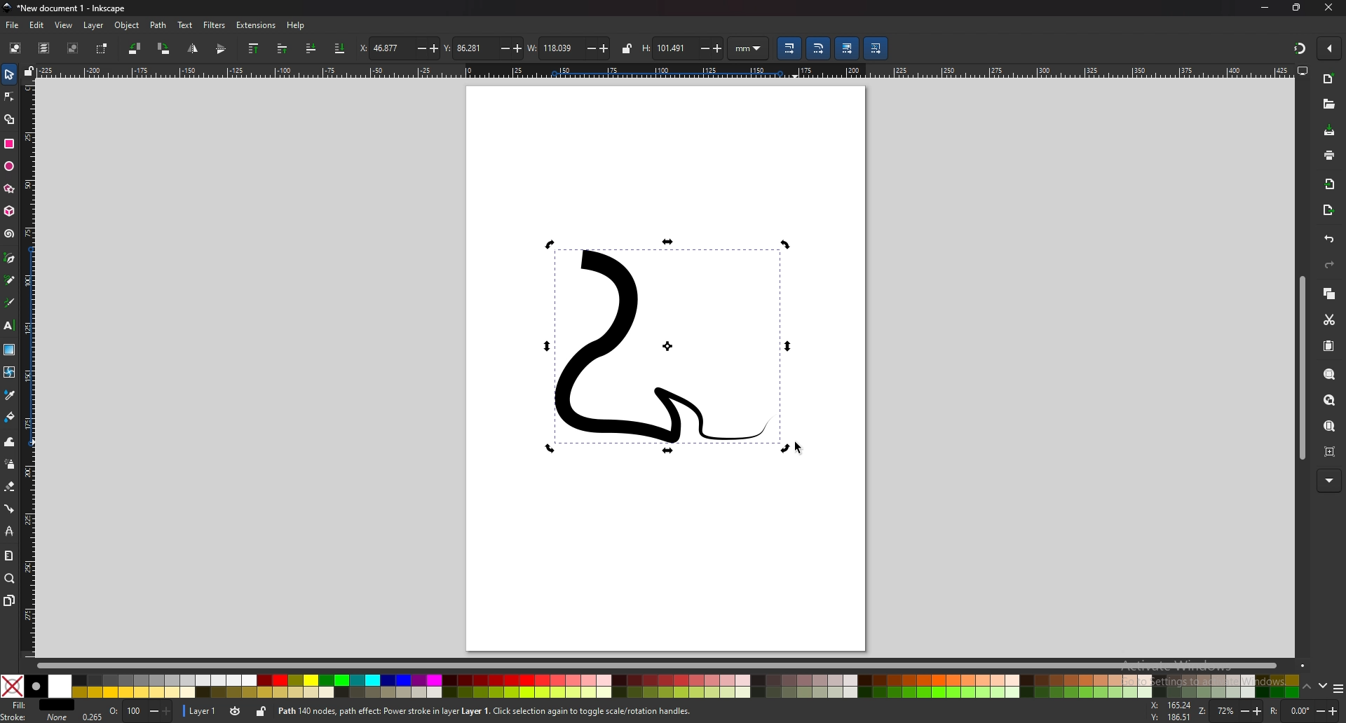 This screenshot has height=723, width=1346. What do you see at coordinates (9, 486) in the screenshot?
I see `eraser` at bounding box center [9, 486].